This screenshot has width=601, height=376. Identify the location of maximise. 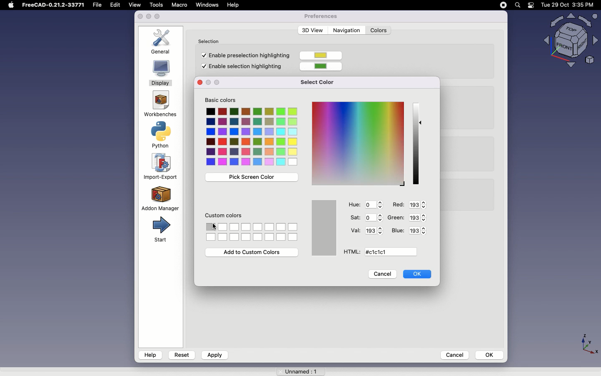
(159, 16).